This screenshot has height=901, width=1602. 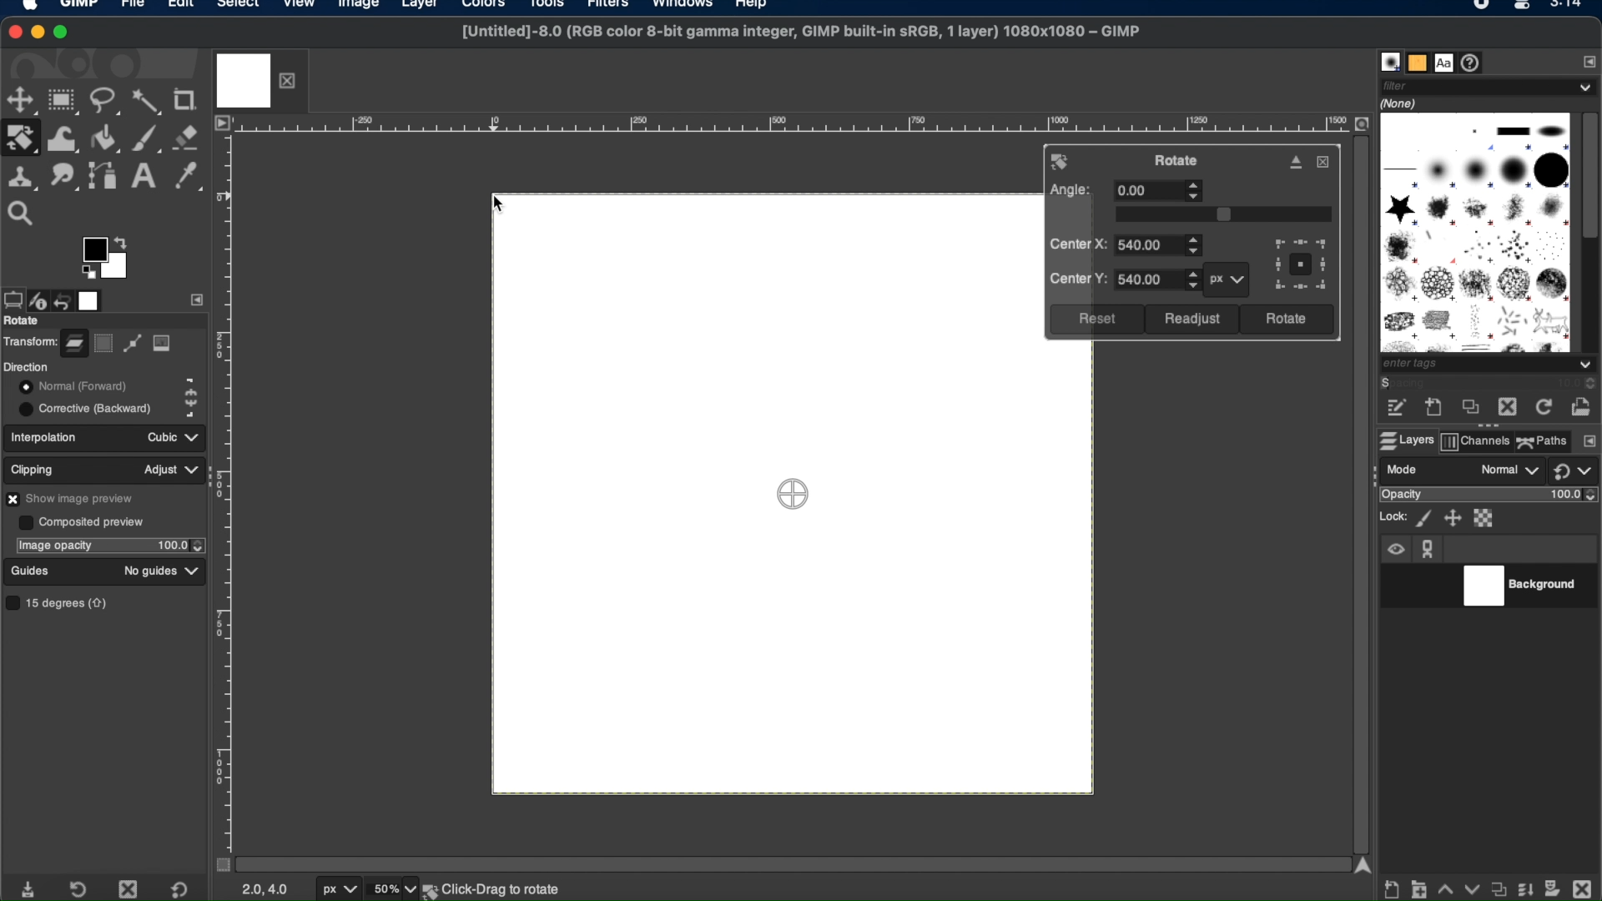 I want to click on brush types, so click(x=1474, y=232).